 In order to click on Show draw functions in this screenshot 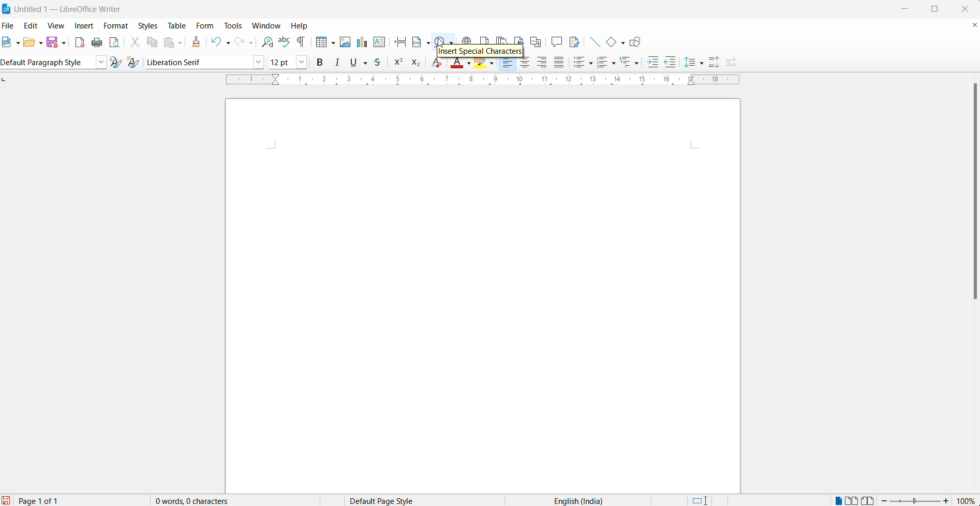, I will do `click(639, 42)`.